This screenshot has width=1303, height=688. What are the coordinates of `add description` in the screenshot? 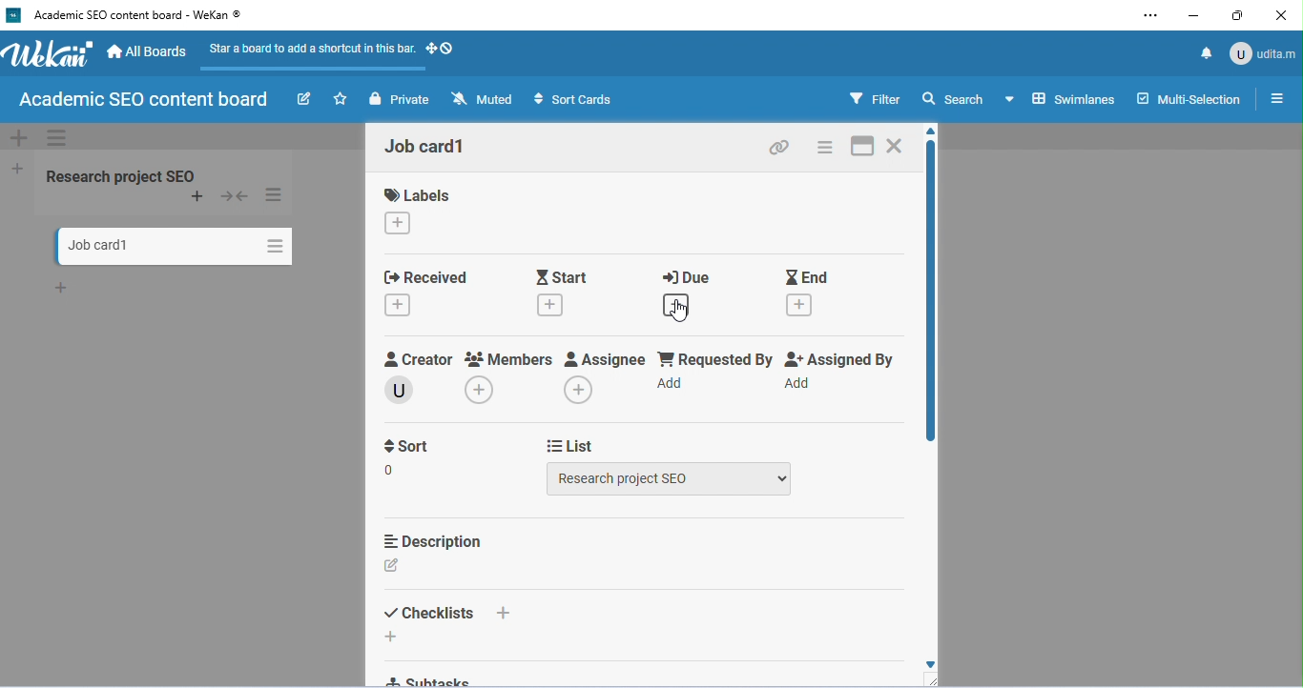 It's located at (394, 566).